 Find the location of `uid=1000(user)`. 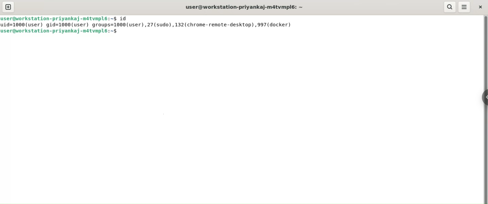

uid=1000(user) is located at coordinates (22, 25).